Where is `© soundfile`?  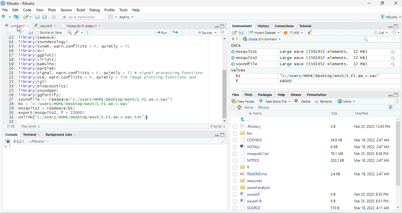
© soundfile is located at coordinates (247, 64).